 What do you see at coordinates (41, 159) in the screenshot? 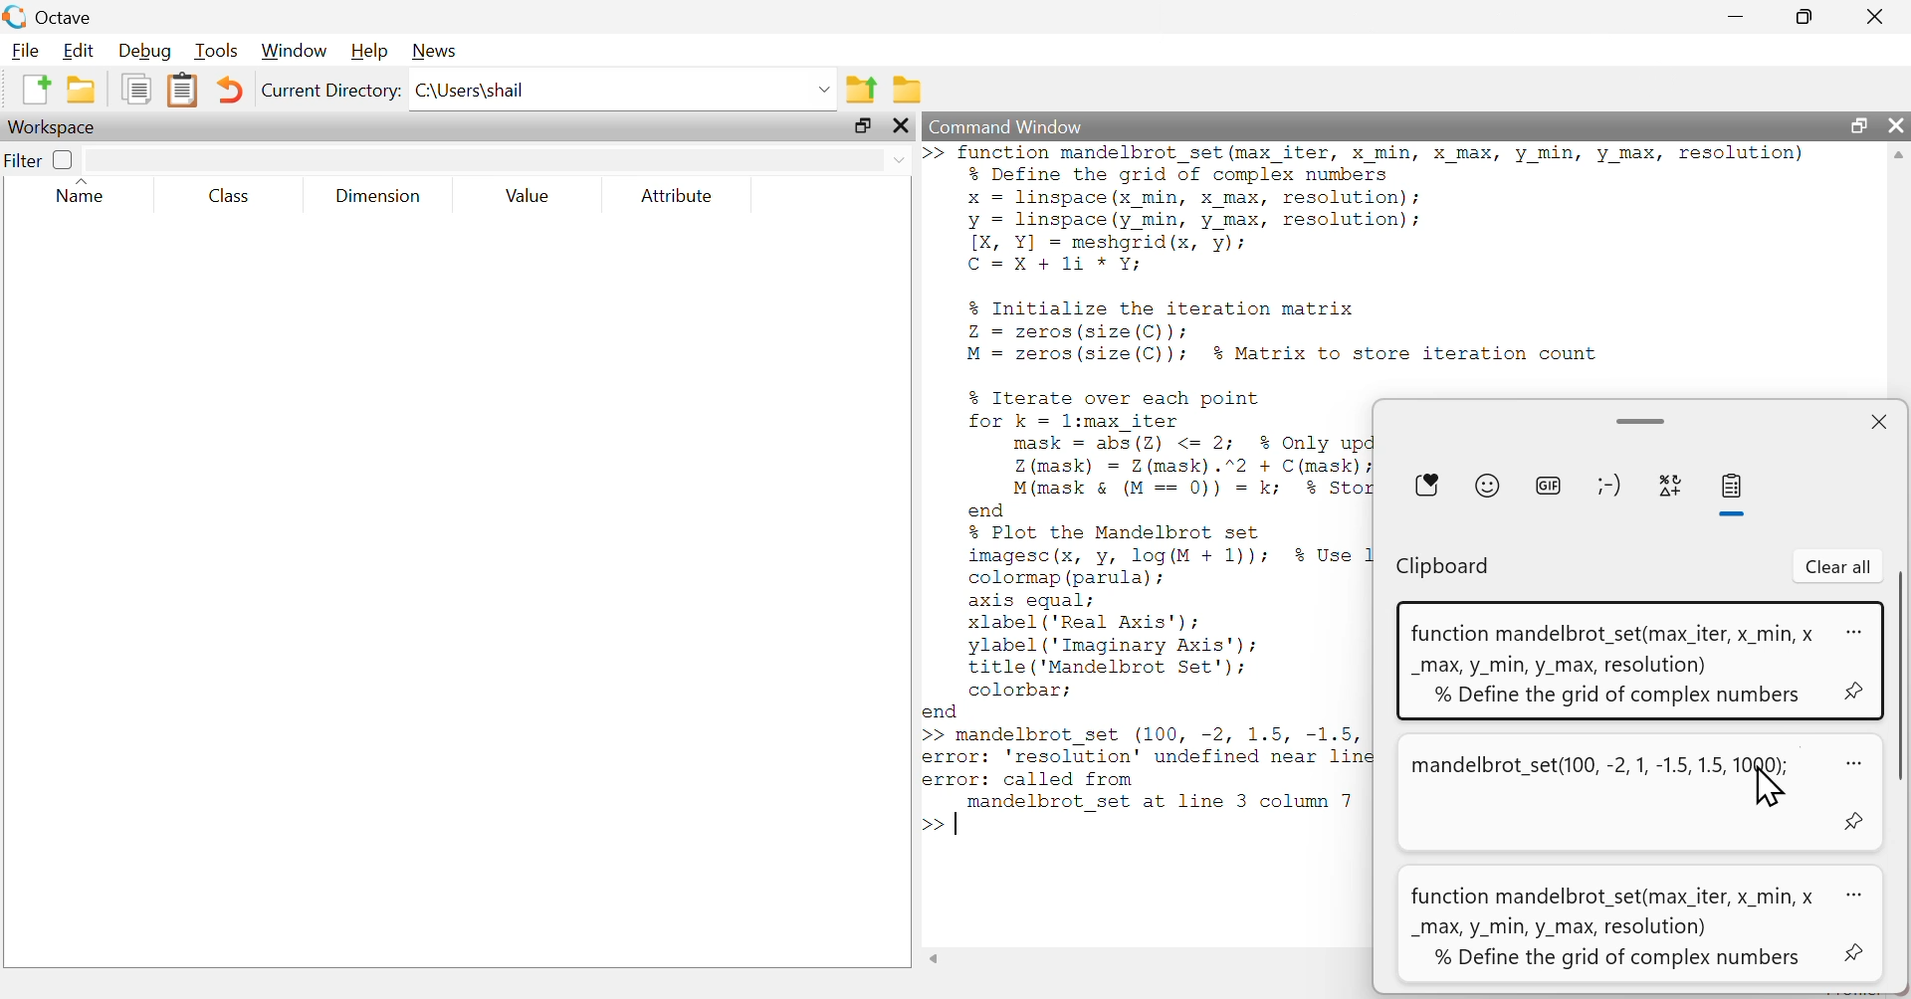
I see `Filter` at bounding box center [41, 159].